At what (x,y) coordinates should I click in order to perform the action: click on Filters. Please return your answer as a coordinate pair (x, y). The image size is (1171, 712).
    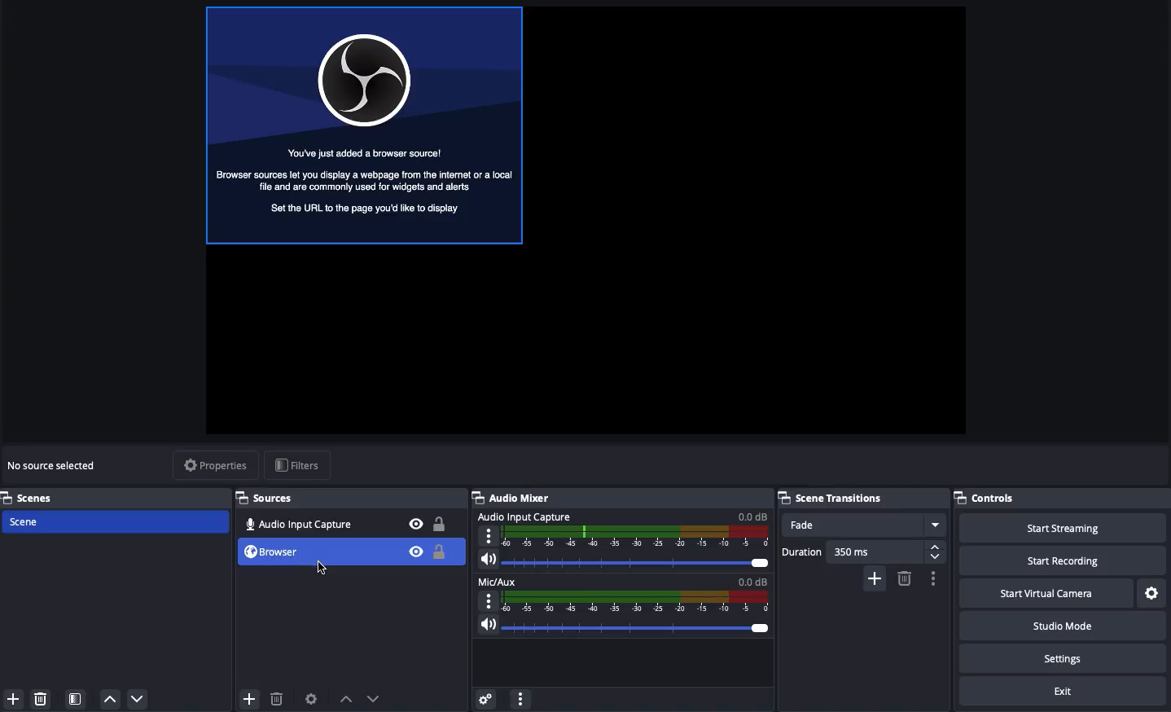
    Looking at the image, I should click on (299, 464).